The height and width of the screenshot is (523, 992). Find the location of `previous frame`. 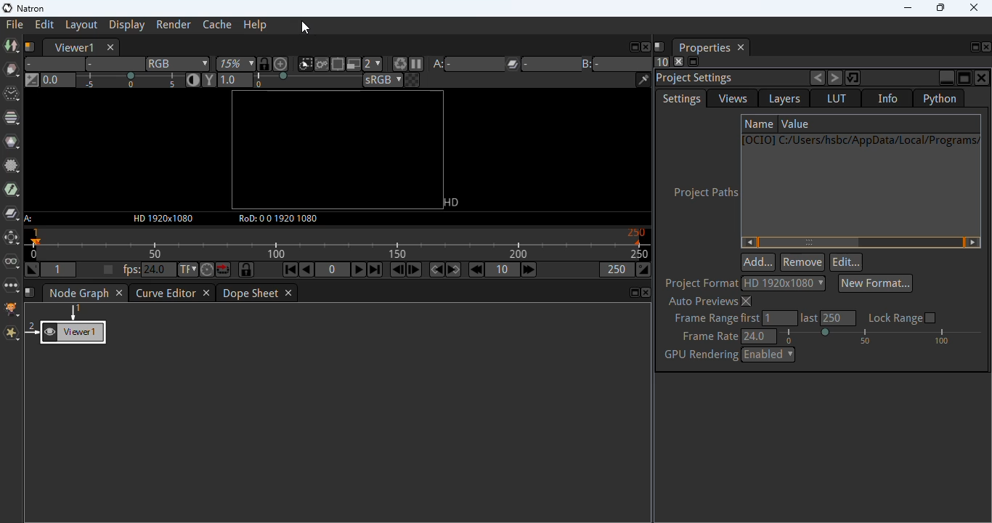

previous frame is located at coordinates (397, 270).